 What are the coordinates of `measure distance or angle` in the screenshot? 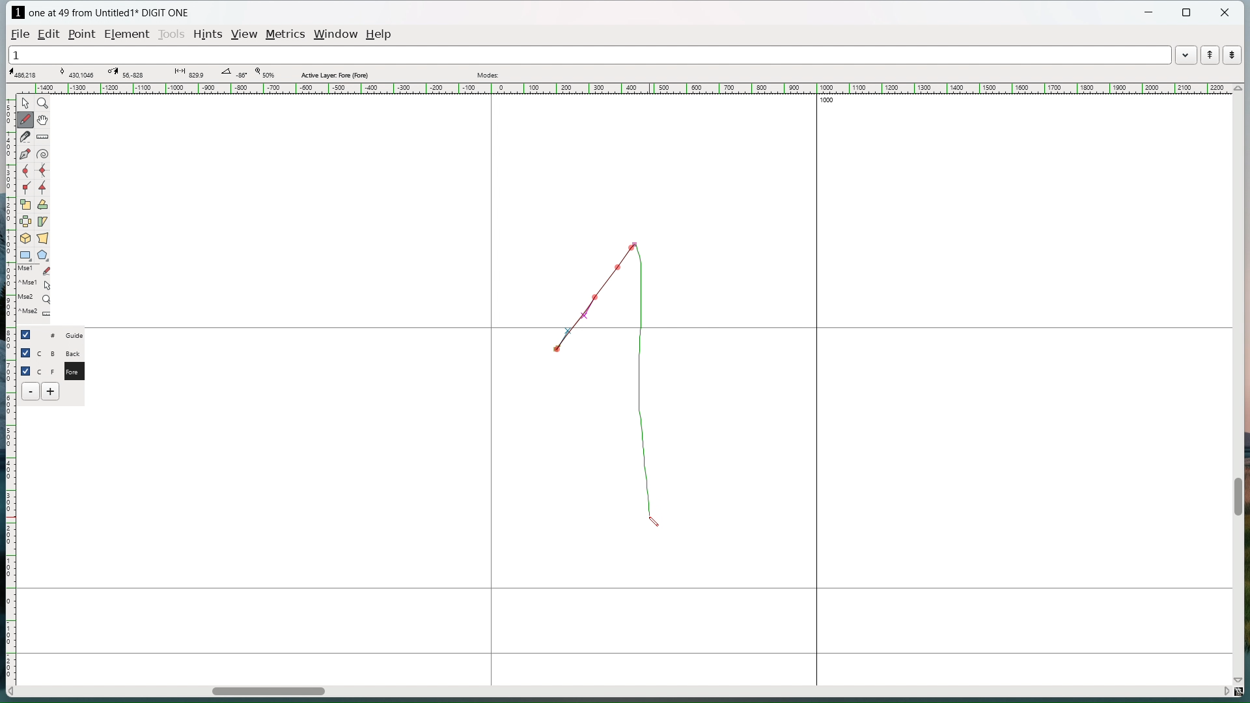 It's located at (44, 136).